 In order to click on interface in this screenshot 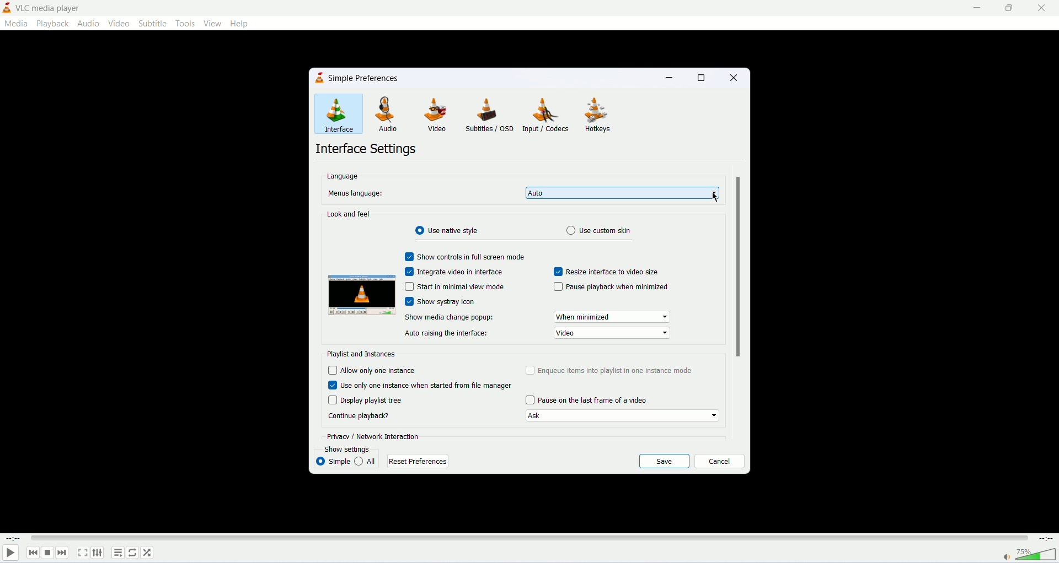, I will do `click(339, 113)`.